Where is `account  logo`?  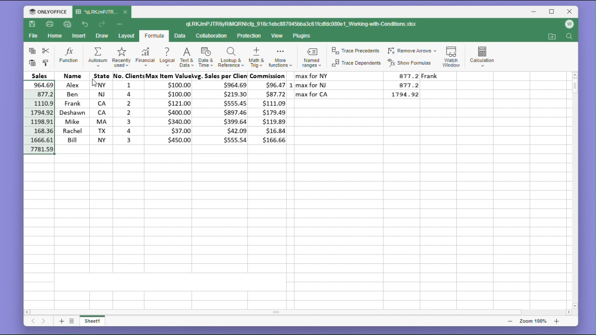
account  logo is located at coordinates (571, 25).